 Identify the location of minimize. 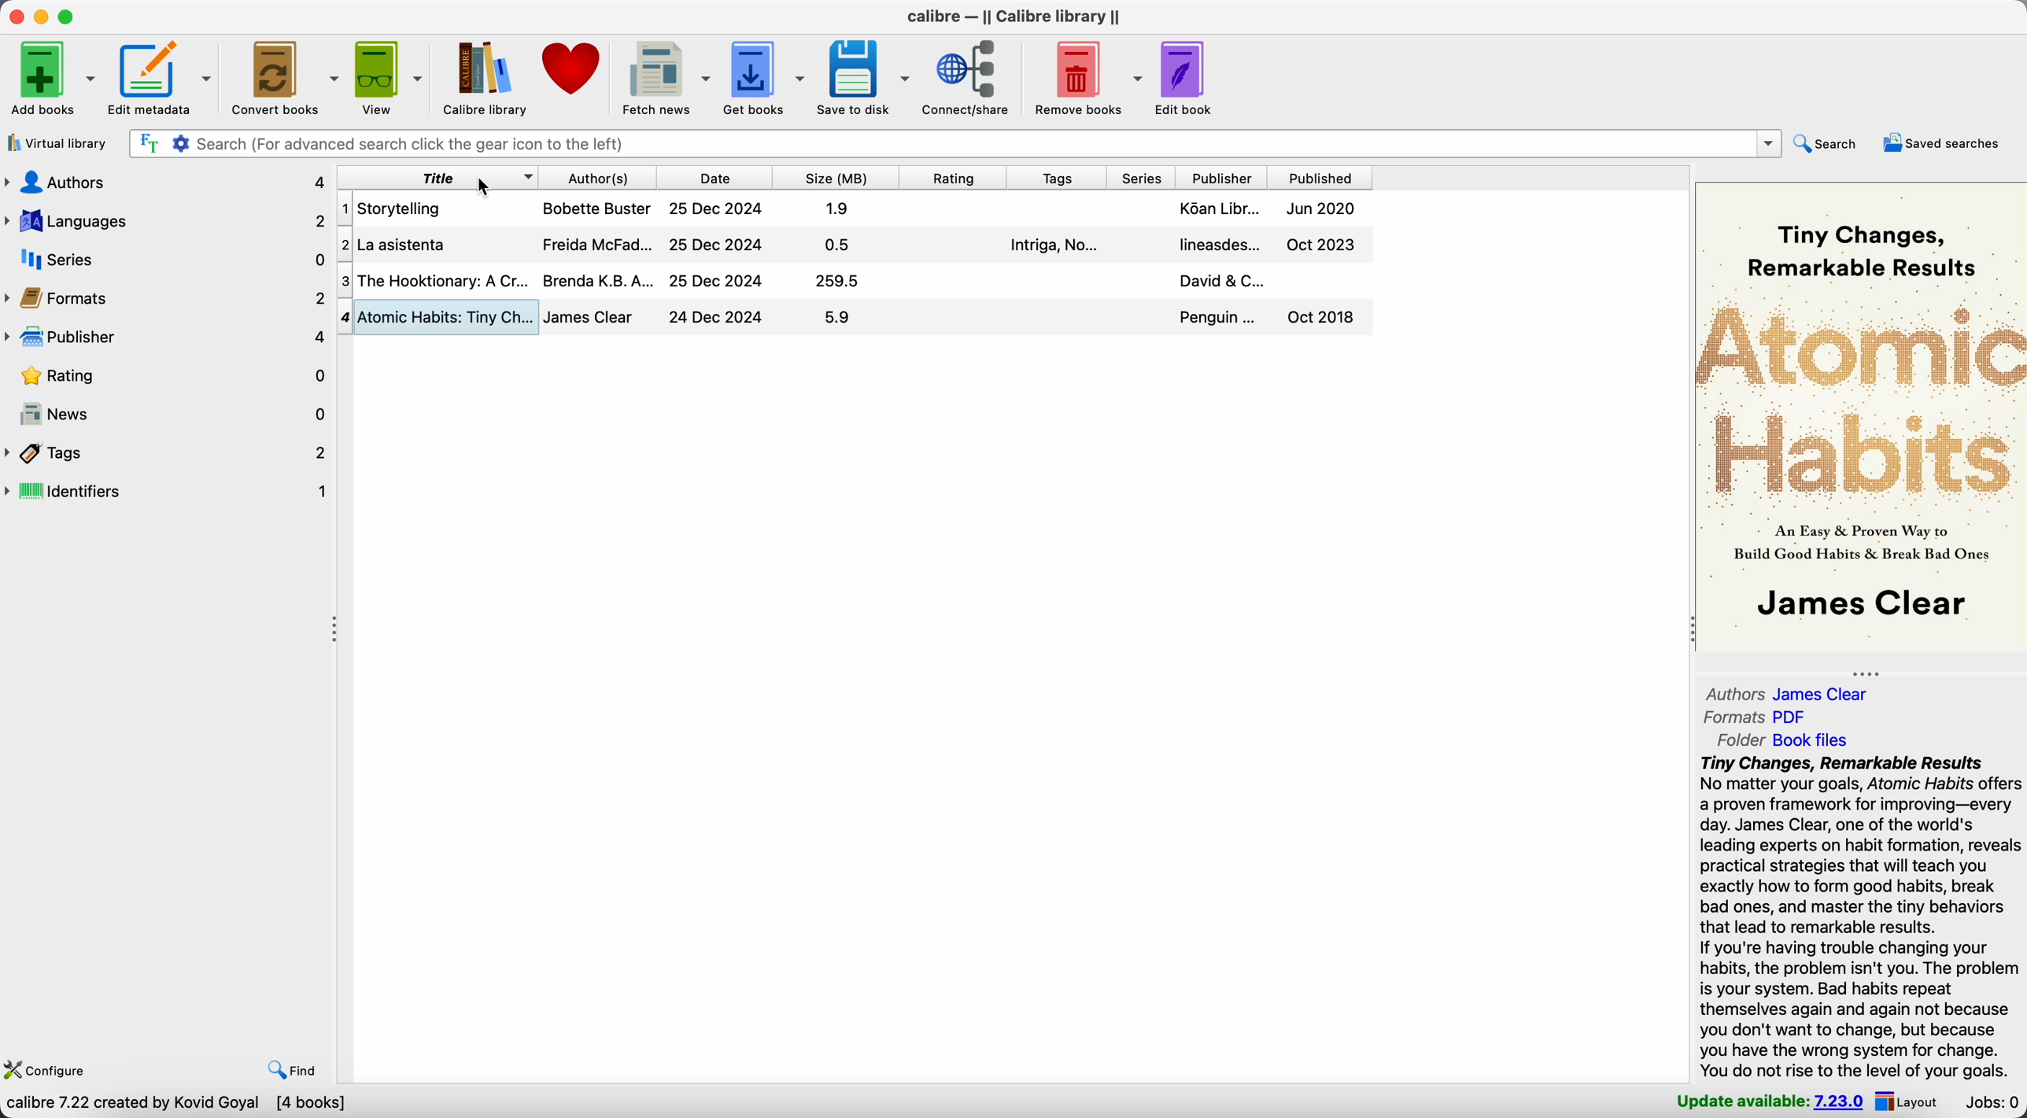
(42, 17).